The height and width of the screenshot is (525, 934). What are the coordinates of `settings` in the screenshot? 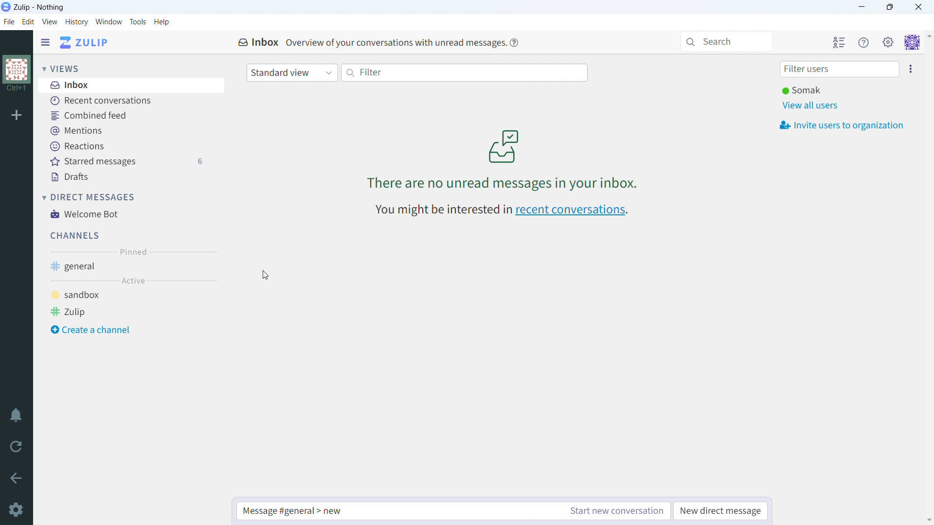 It's located at (16, 509).